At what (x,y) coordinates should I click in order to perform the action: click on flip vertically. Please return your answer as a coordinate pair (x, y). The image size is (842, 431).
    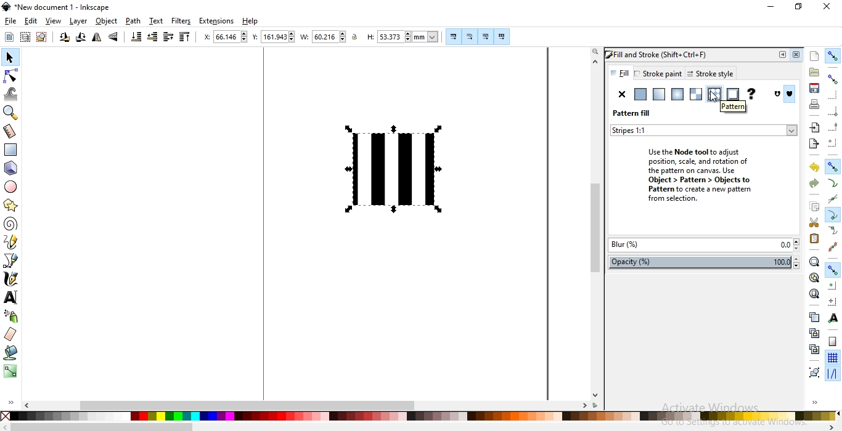
    Looking at the image, I should click on (115, 38).